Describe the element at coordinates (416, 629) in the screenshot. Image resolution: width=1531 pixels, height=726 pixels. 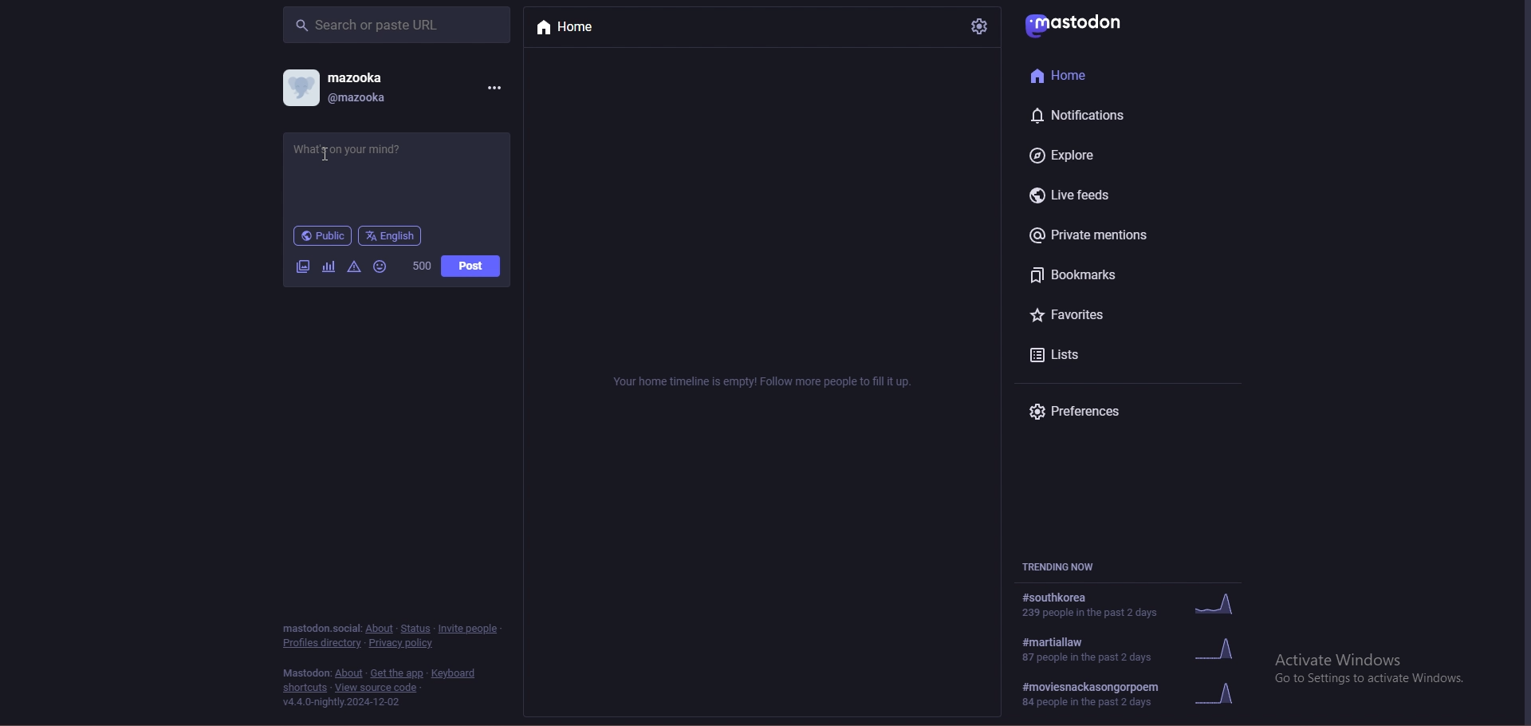
I see `status` at that location.